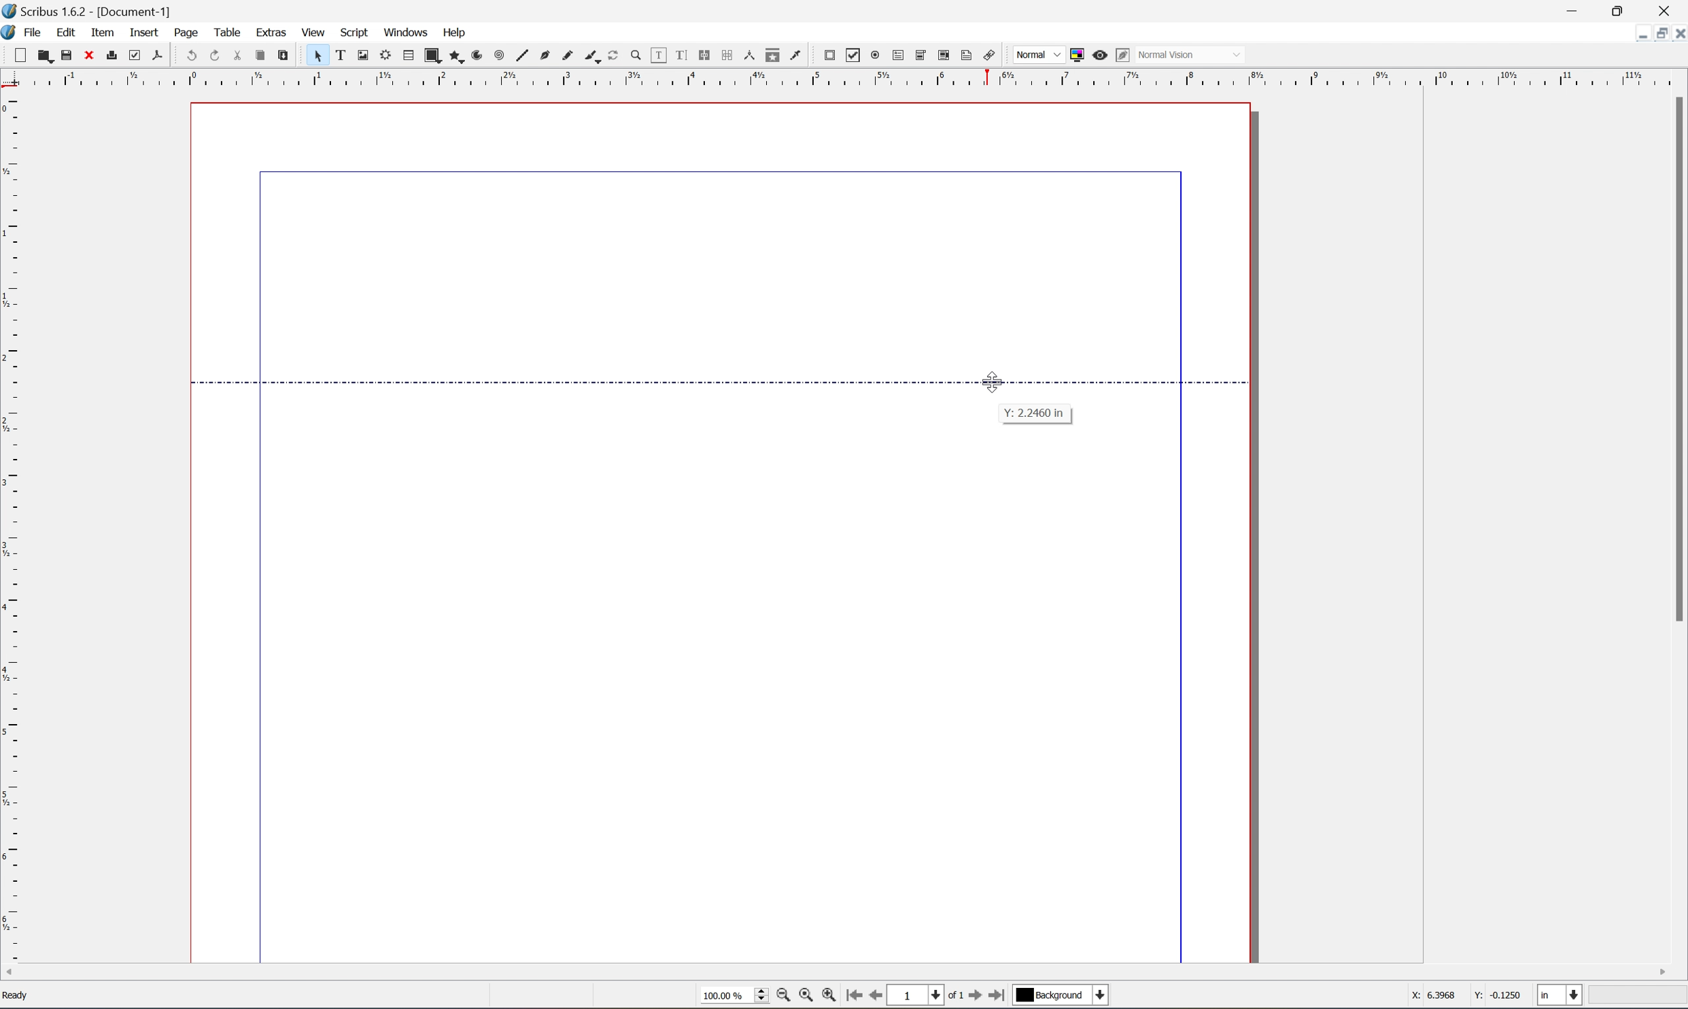 The image size is (1688, 1009). I want to click on pdf push button, so click(830, 56).